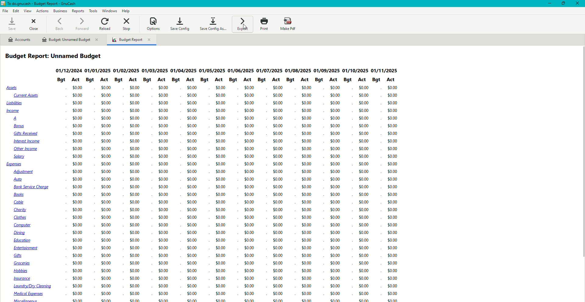 Image resolution: width=585 pixels, height=302 pixels. Describe the element at coordinates (135, 271) in the screenshot. I see `$0.00` at that location.